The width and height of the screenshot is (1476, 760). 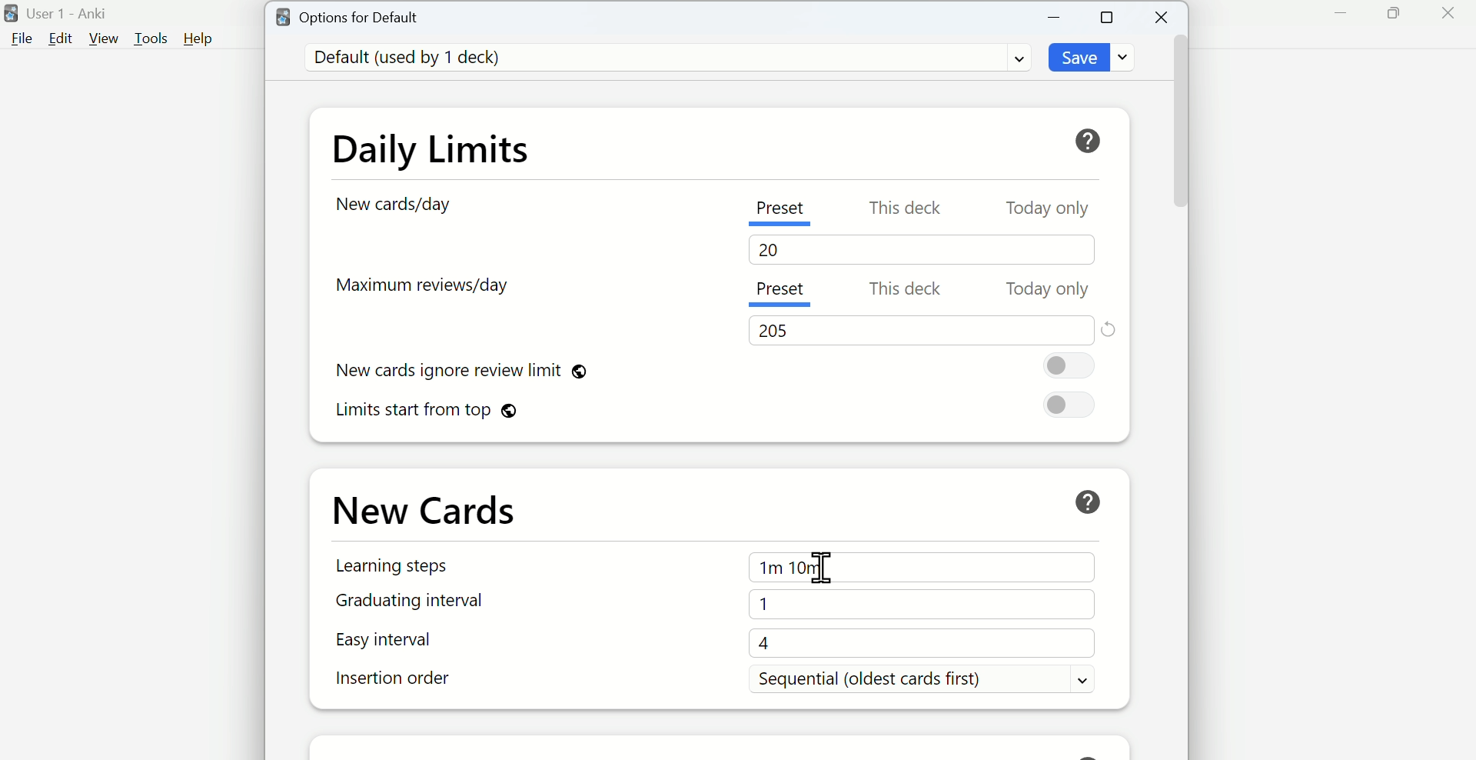 I want to click on Reset, so click(x=1111, y=328).